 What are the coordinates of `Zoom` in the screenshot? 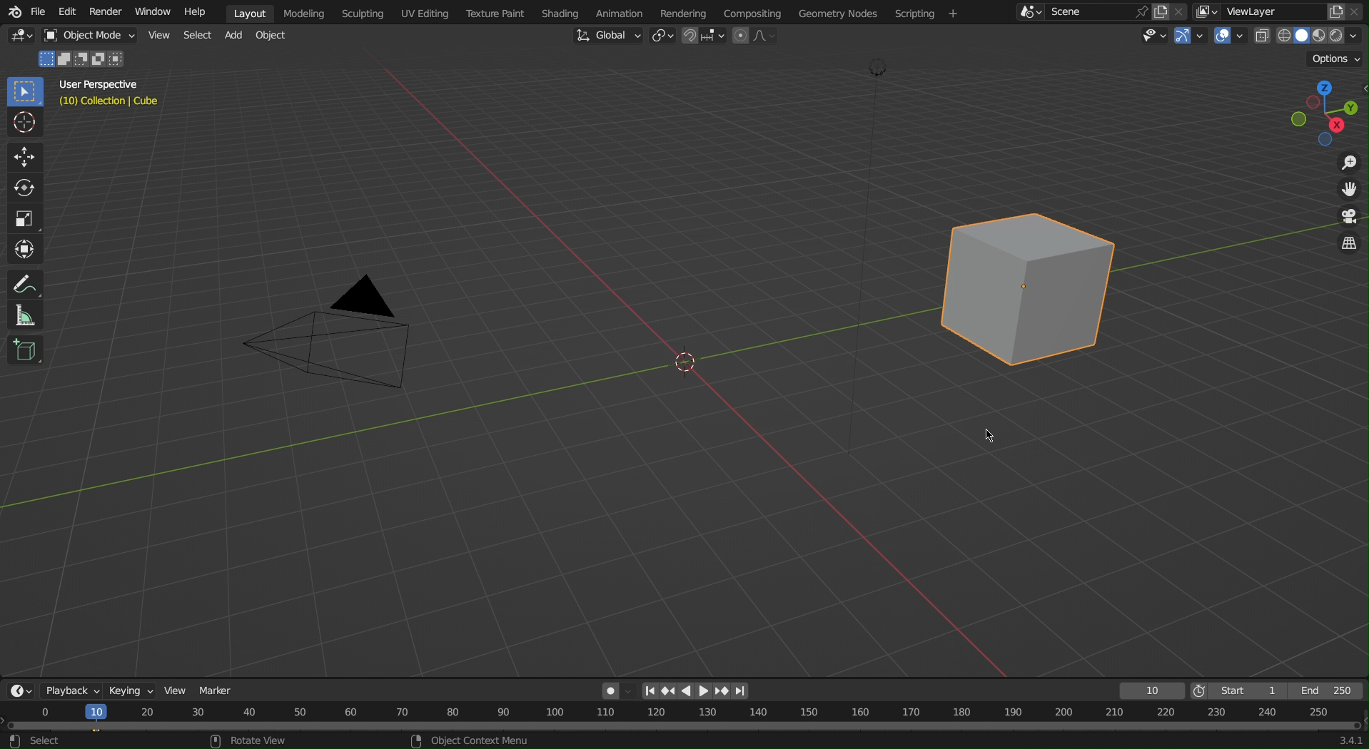 It's located at (1342, 165).